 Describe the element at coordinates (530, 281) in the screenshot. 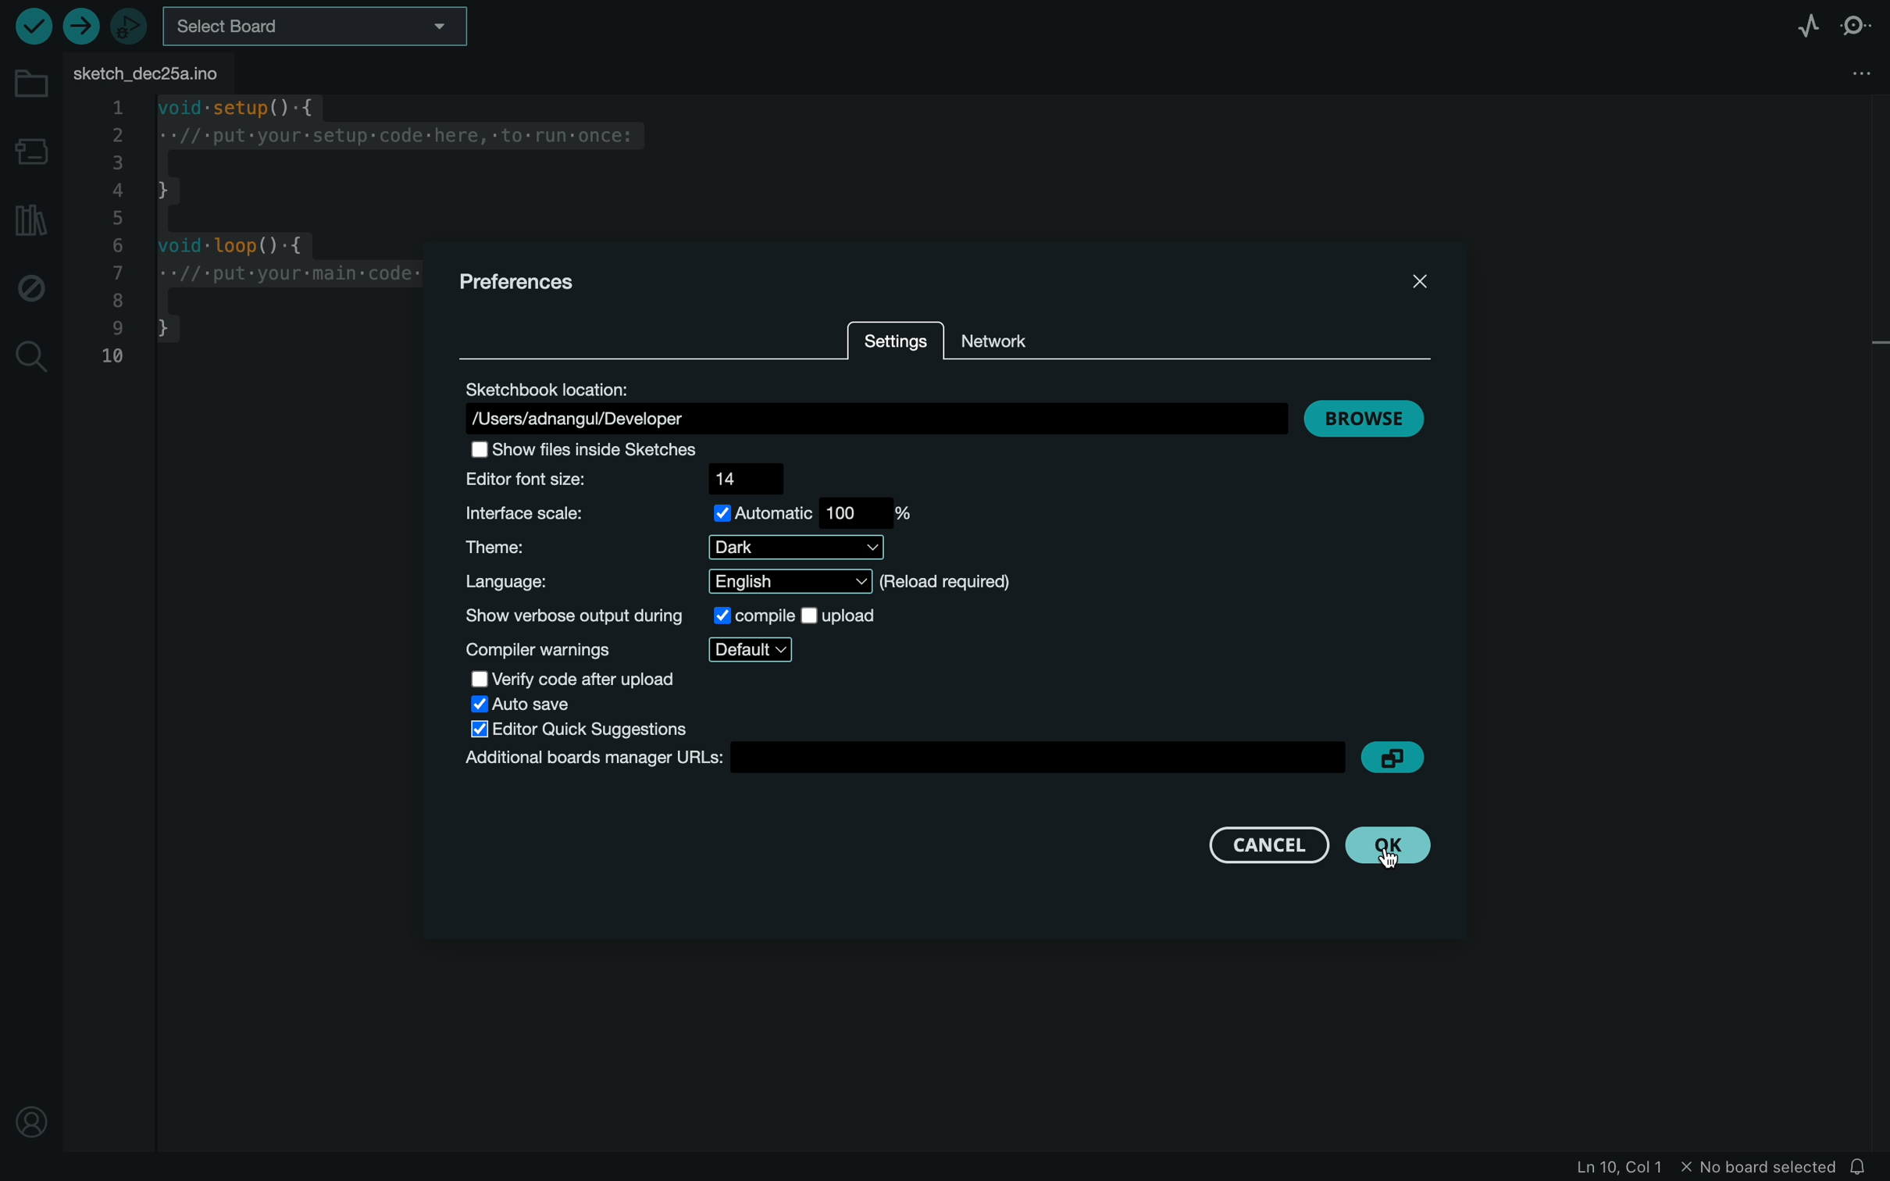

I see `prefernces` at that location.